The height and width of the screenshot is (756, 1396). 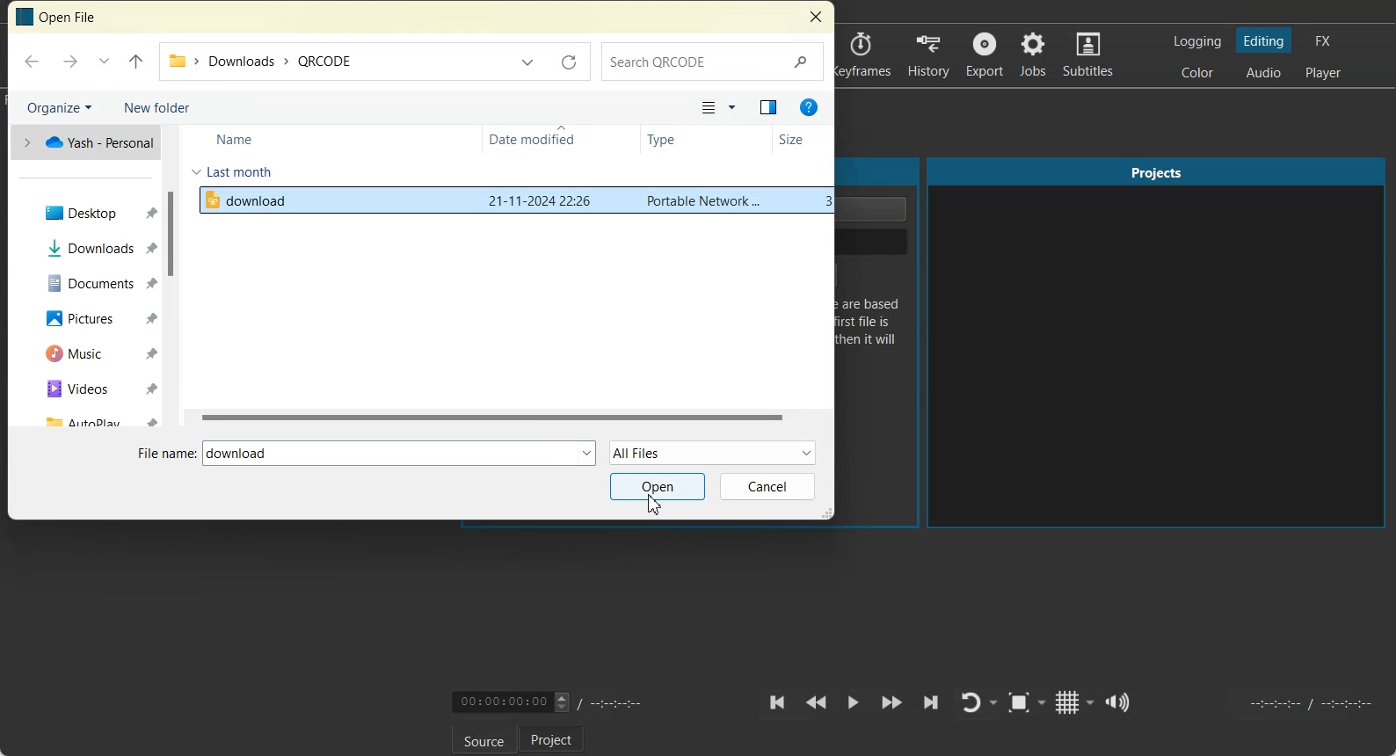 I want to click on Switch to the effect only layout, so click(x=1326, y=40).